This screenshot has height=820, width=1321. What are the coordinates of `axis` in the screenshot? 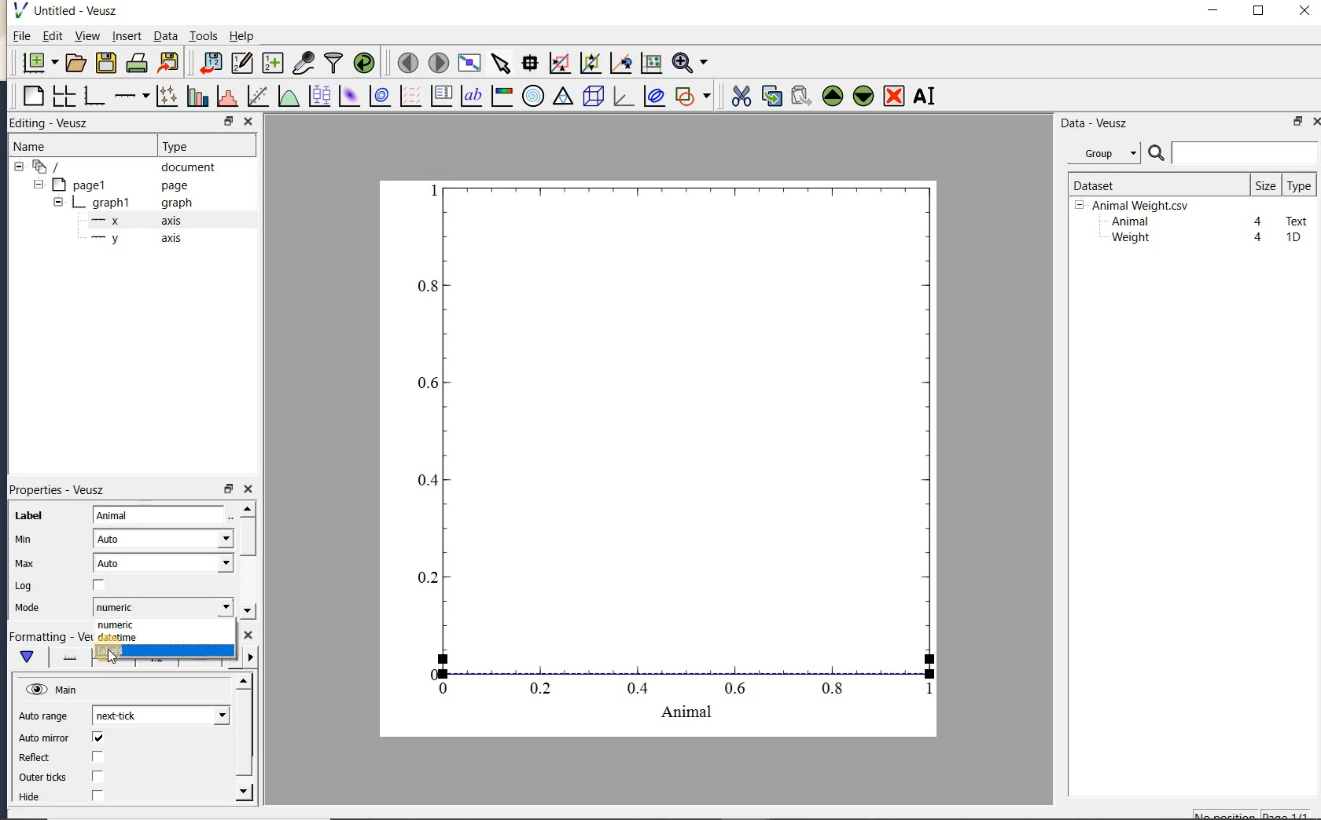 It's located at (132, 221).